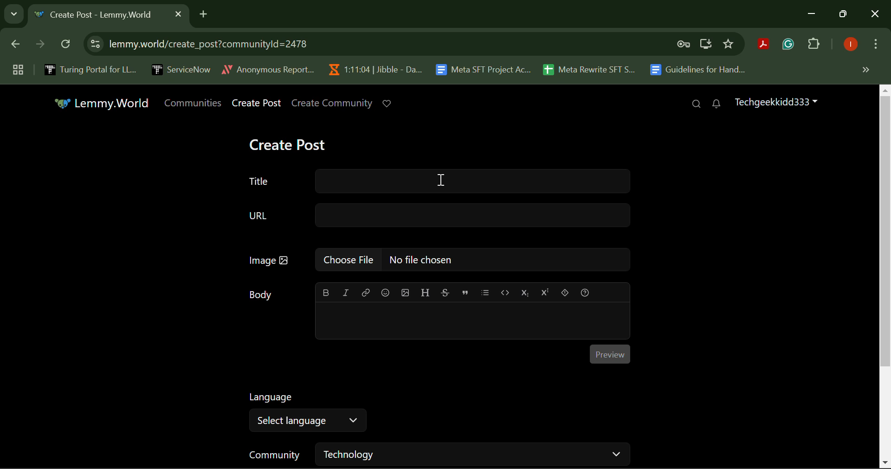  Describe the element at coordinates (332, 104) in the screenshot. I see `Create Community` at that location.